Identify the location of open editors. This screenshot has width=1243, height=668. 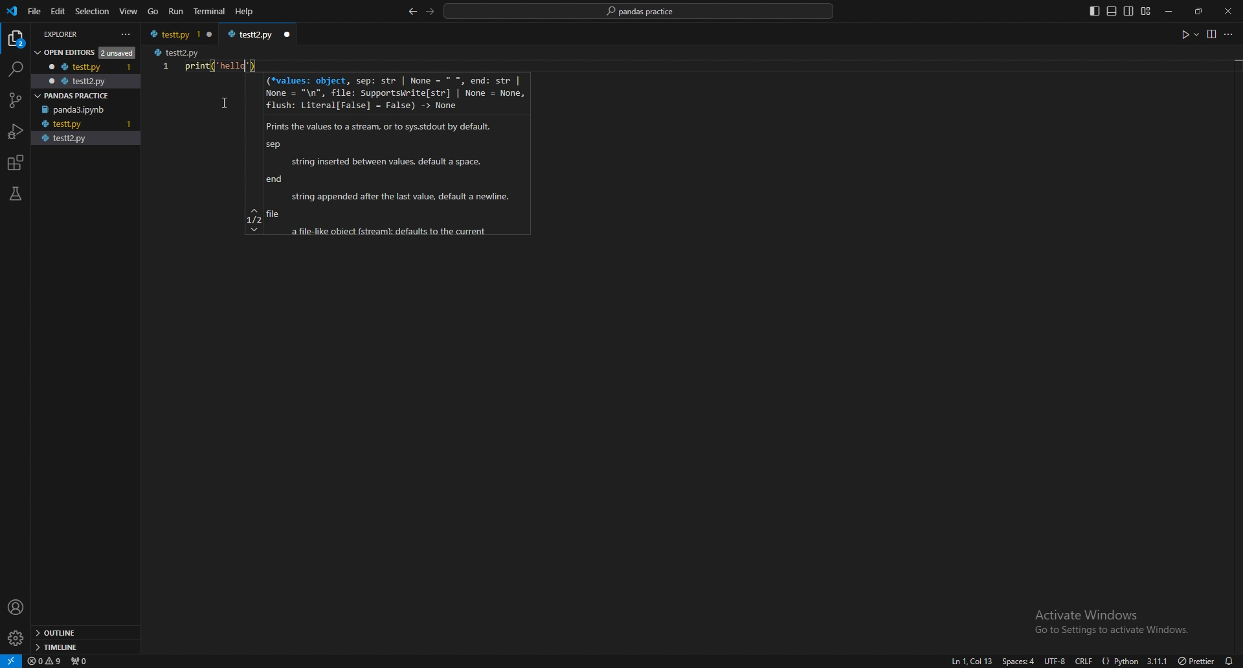
(82, 51).